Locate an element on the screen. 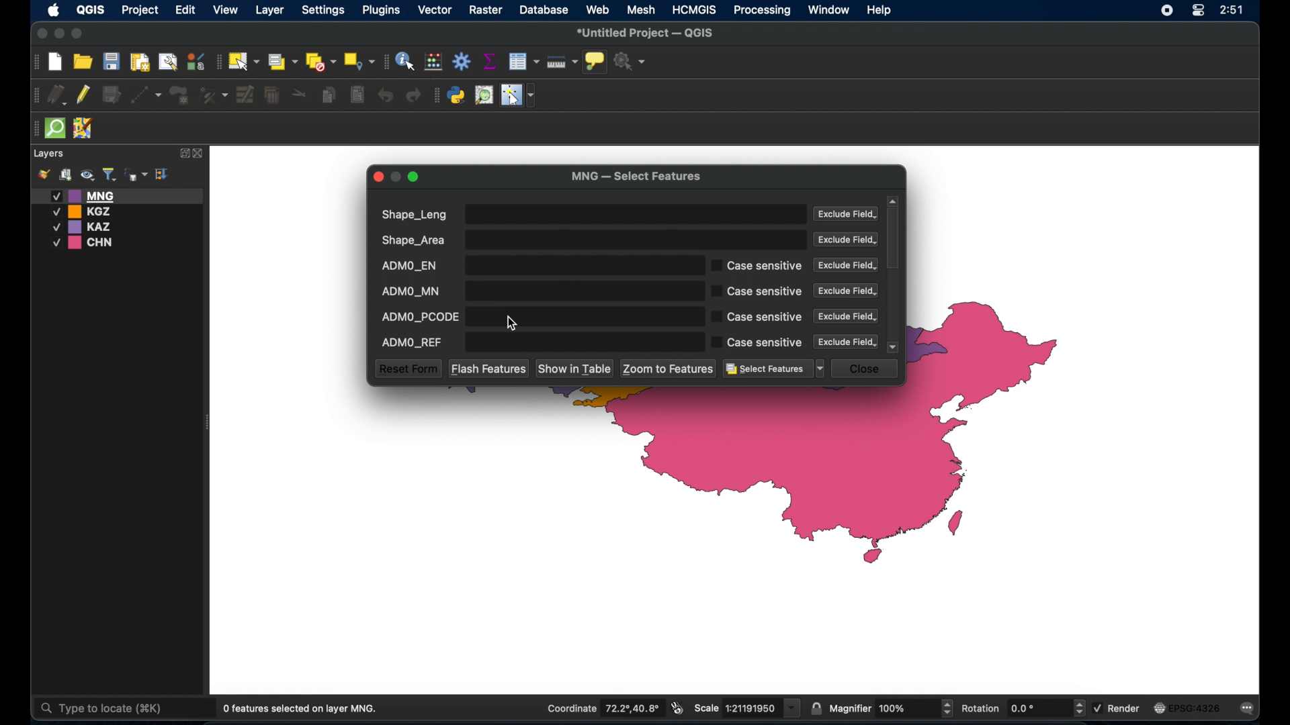  measure line is located at coordinates (562, 62).